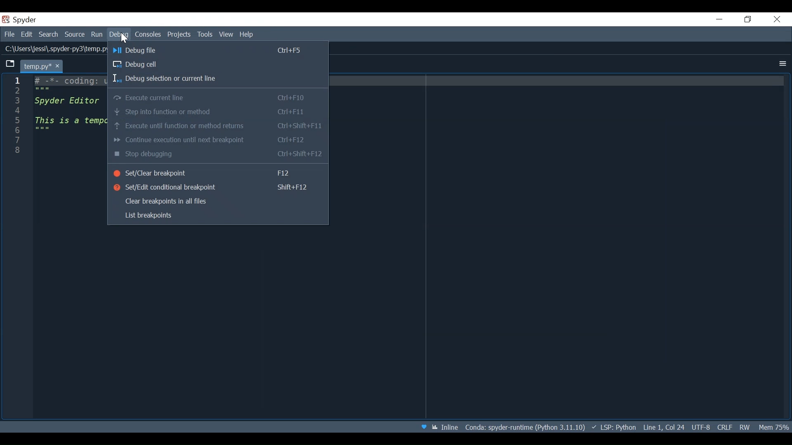  Describe the element at coordinates (216, 126) in the screenshot. I see `Execute until function or method runs` at that location.